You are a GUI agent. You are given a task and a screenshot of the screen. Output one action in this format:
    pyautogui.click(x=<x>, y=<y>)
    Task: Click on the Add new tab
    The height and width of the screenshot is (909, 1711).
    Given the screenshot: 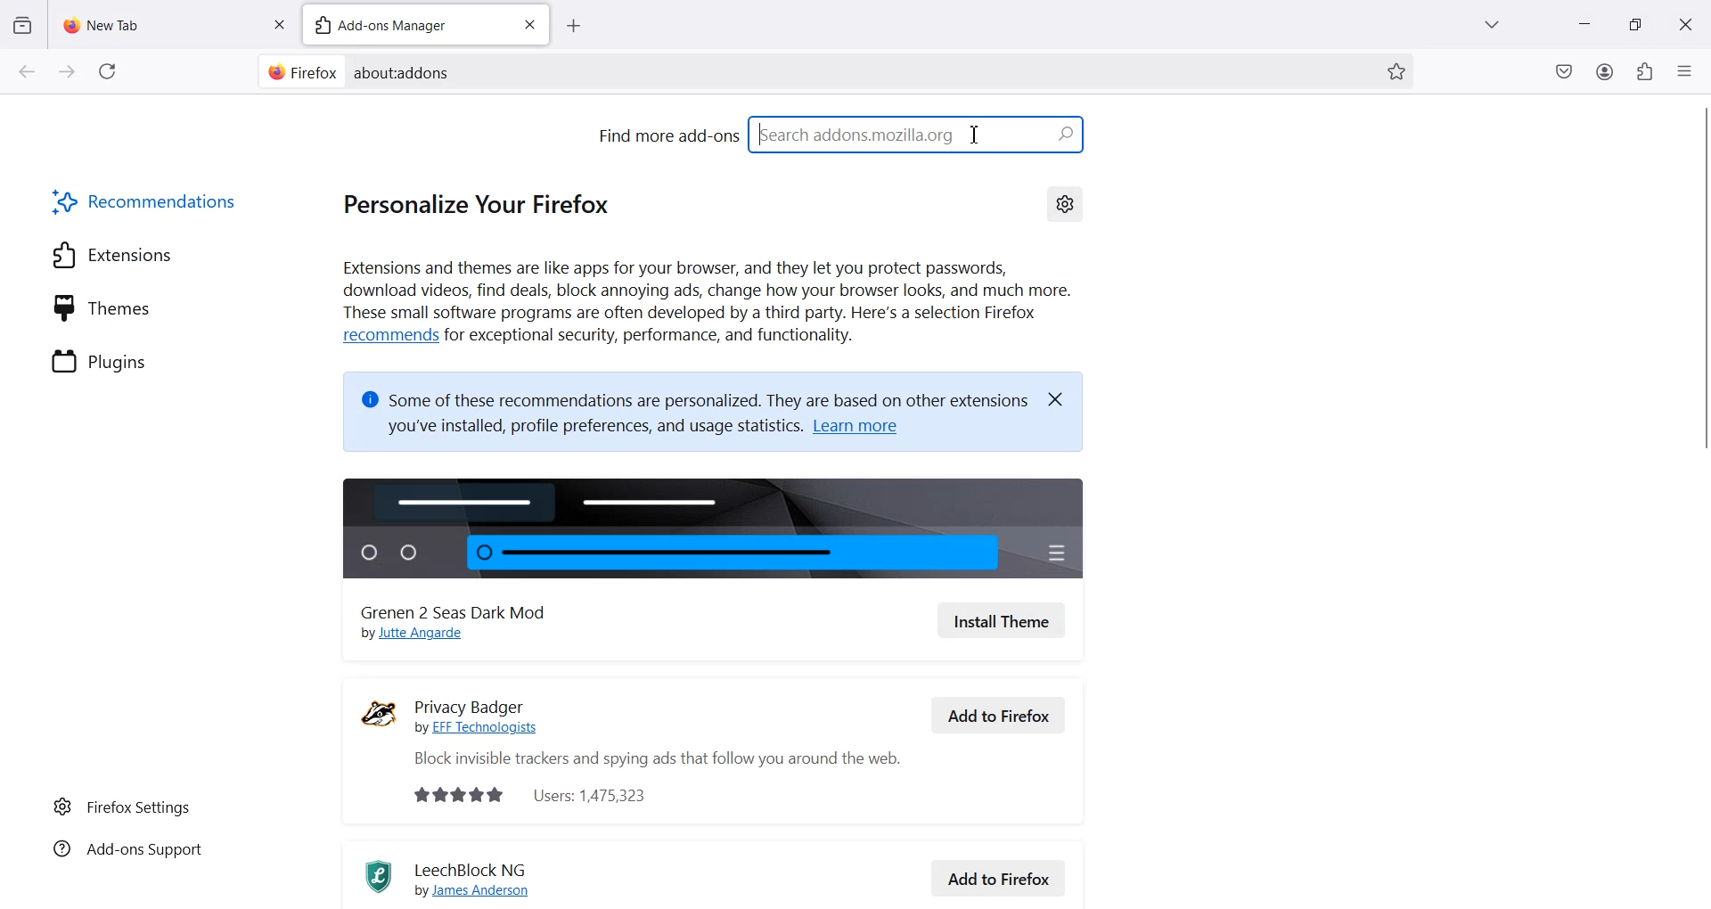 What is the action you would take?
    pyautogui.click(x=573, y=26)
    